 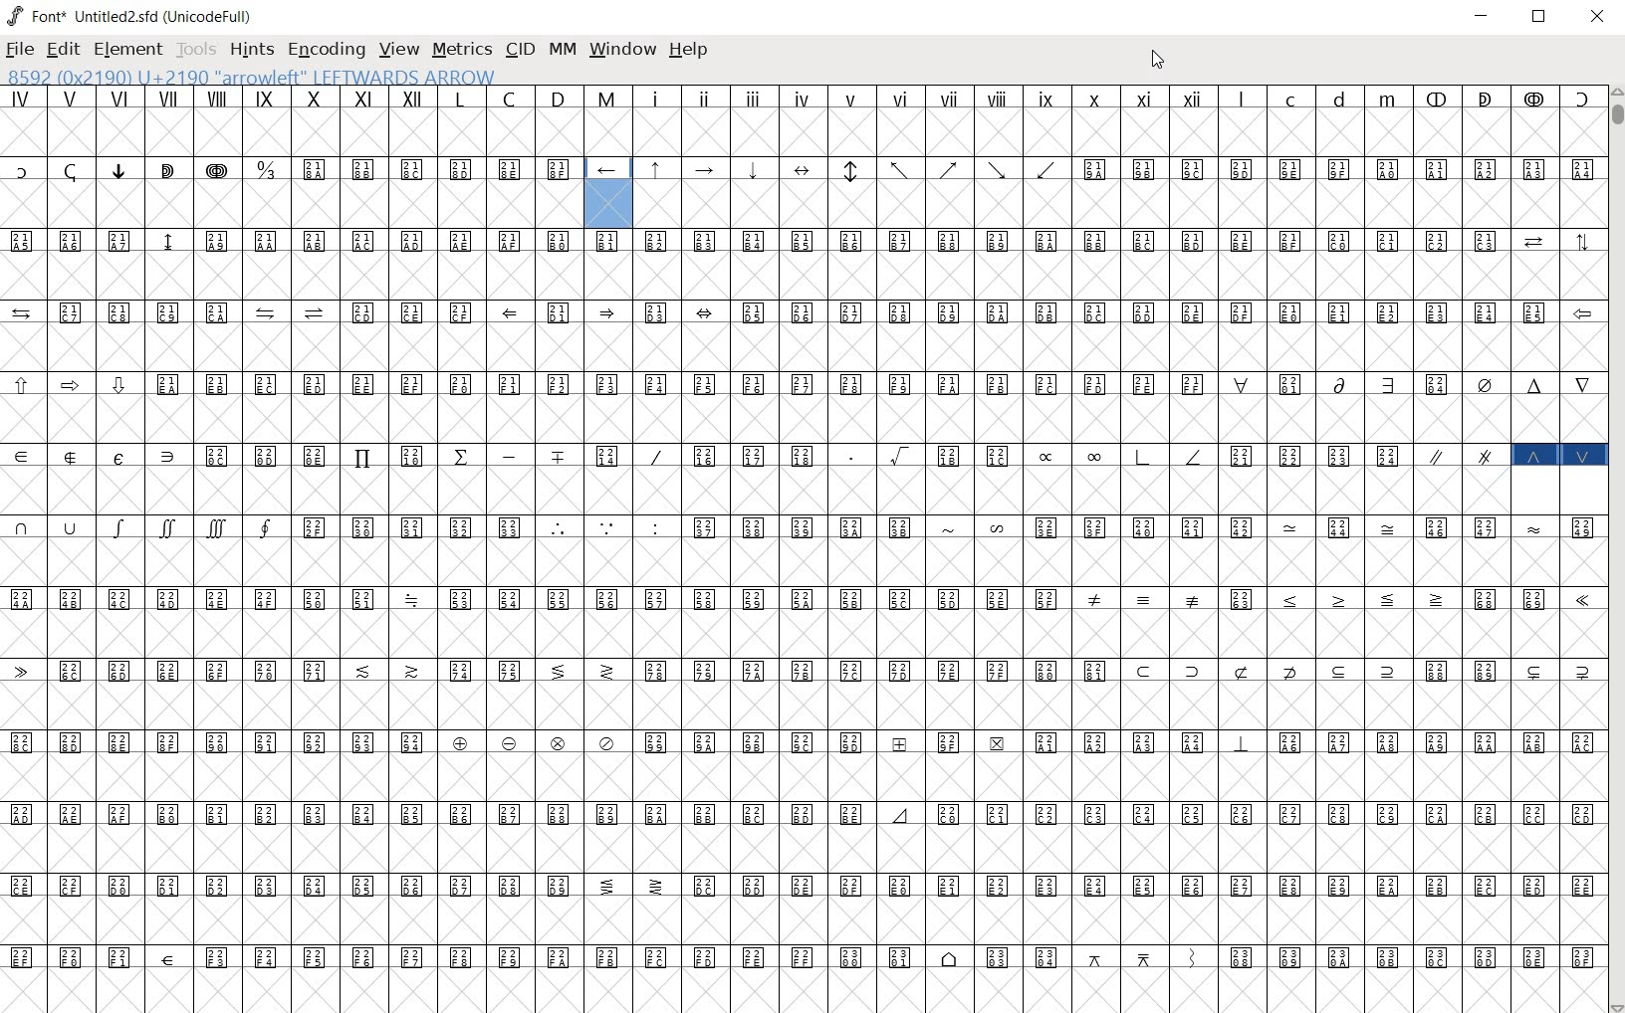 I want to click on cid, so click(x=518, y=50).